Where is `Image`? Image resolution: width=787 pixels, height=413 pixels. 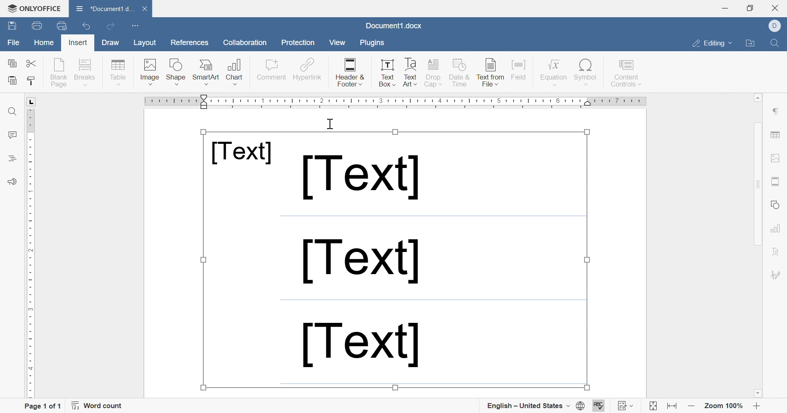
Image is located at coordinates (151, 73).